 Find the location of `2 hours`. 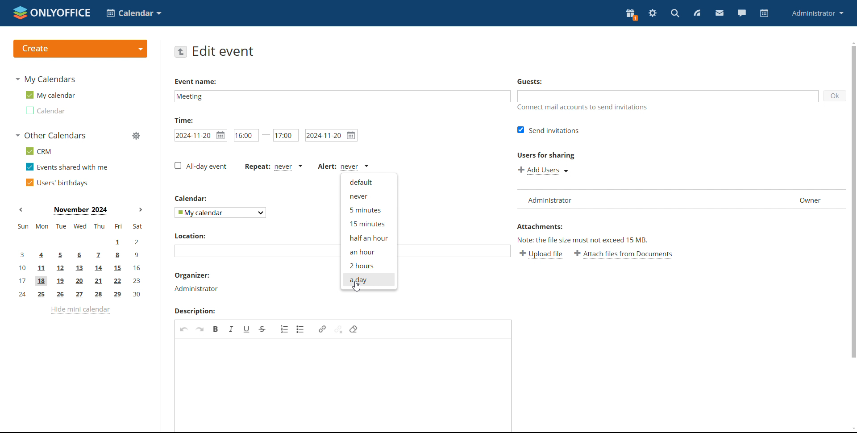

2 hours is located at coordinates (369, 265).